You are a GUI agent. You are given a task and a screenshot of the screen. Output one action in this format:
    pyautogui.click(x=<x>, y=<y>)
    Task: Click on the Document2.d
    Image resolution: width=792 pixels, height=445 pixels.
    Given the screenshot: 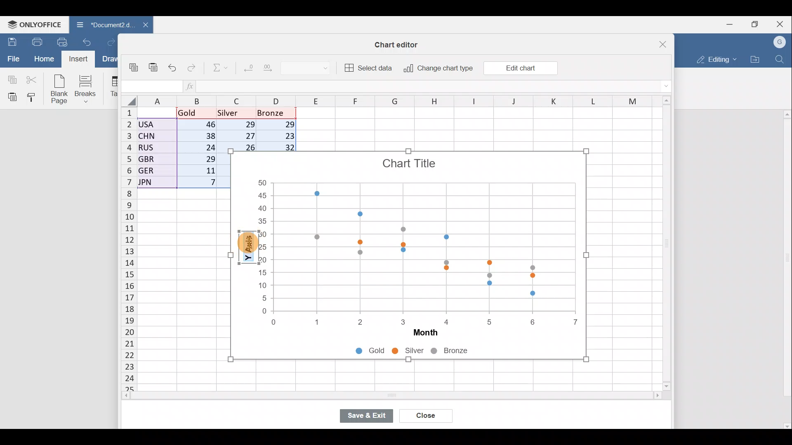 What is the action you would take?
    pyautogui.click(x=101, y=25)
    